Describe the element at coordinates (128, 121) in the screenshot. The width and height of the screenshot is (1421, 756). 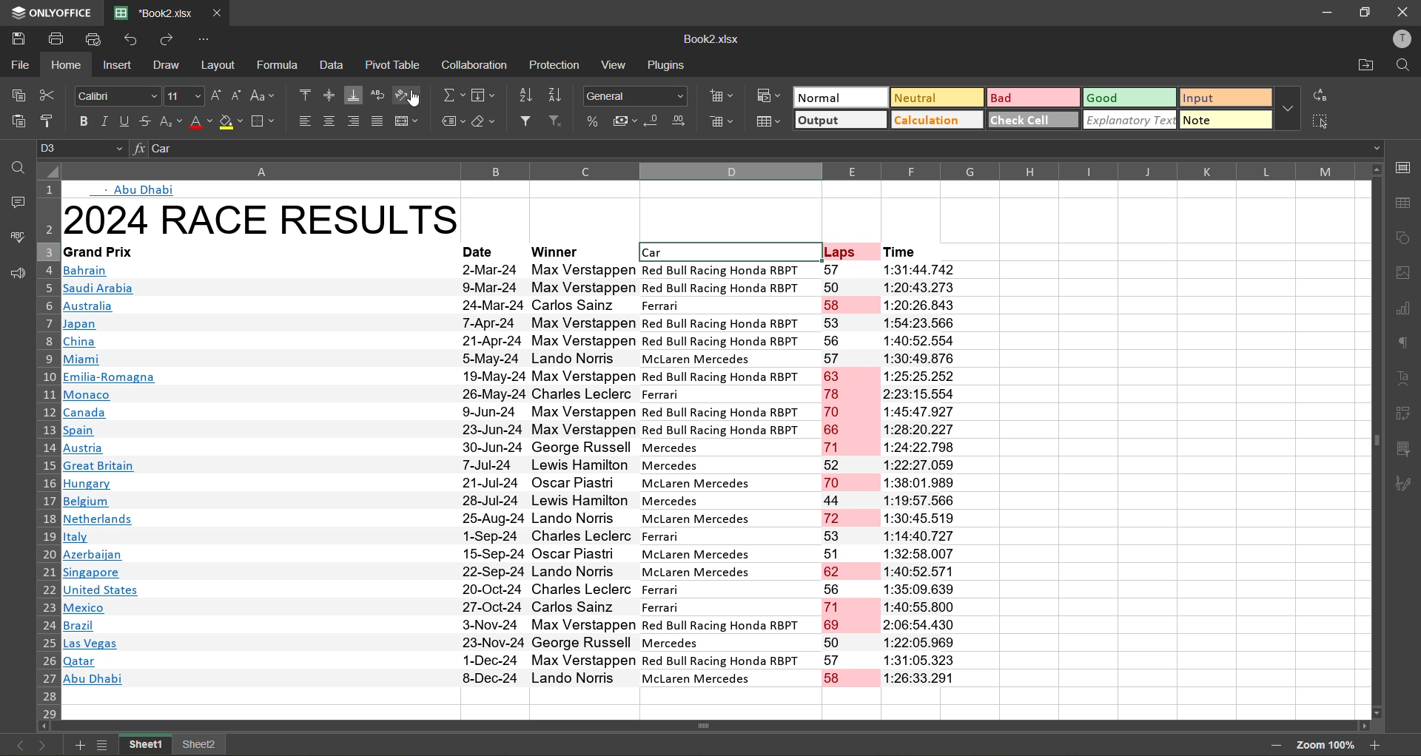
I see `underline` at that location.